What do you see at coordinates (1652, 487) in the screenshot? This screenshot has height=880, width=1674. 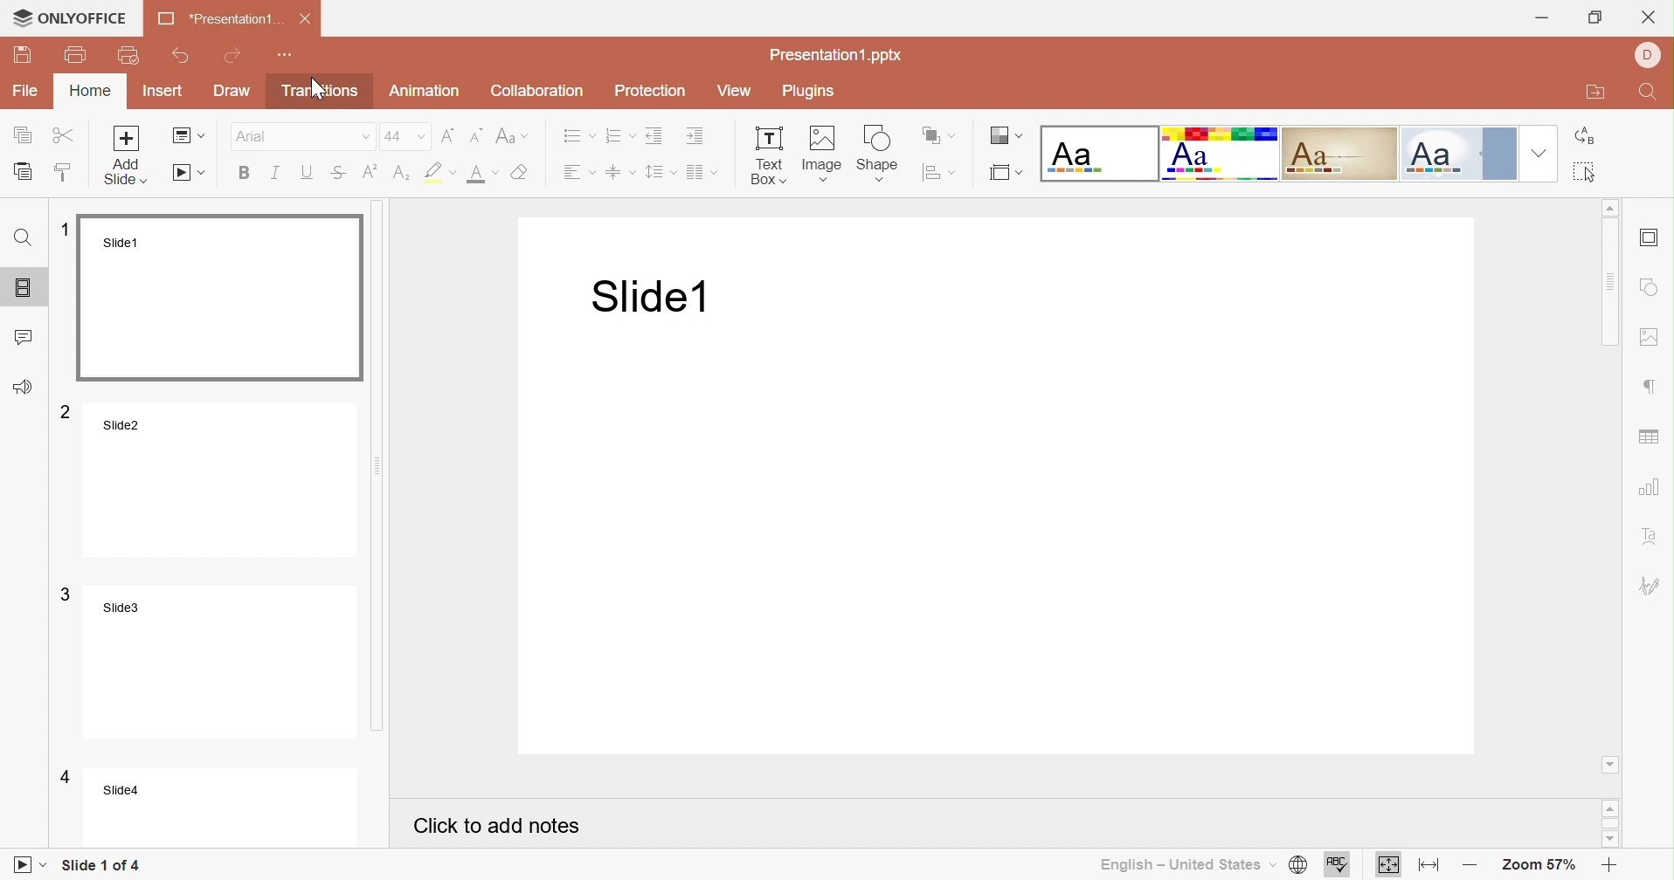 I see `Insert chart` at bounding box center [1652, 487].